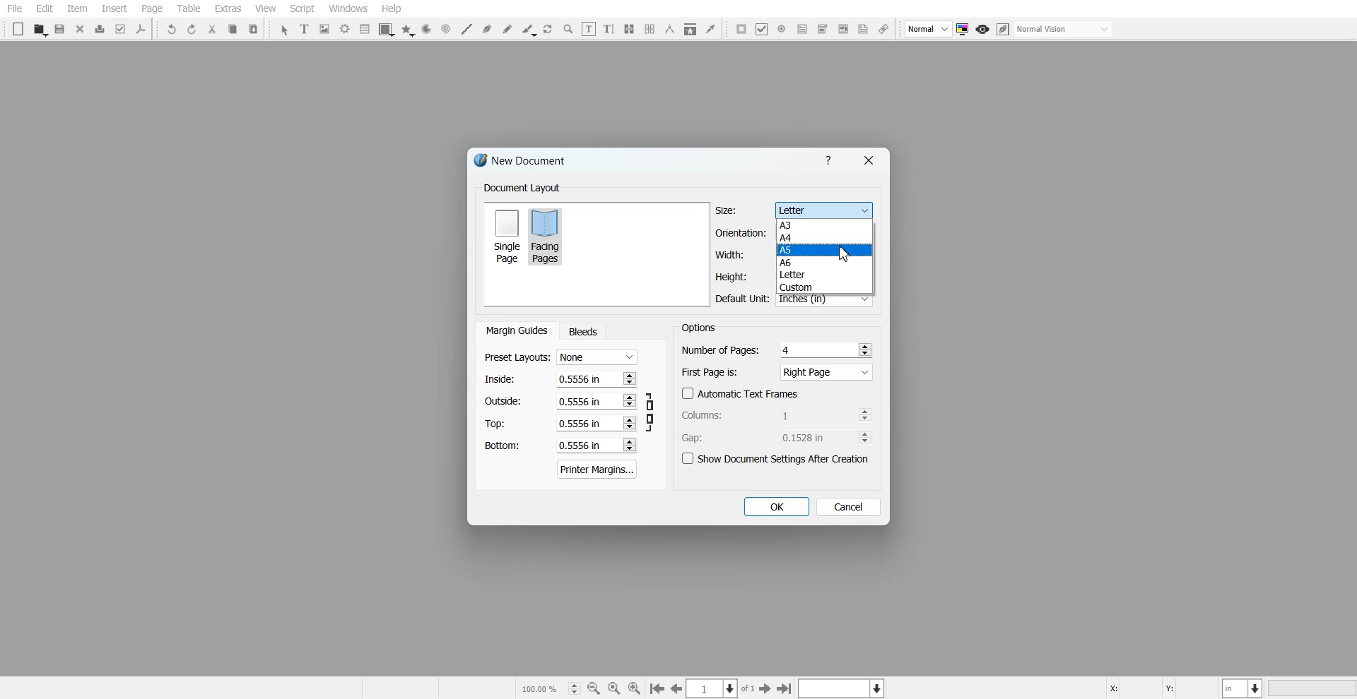  Describe the element at coordinates (548, 236) in the screenshot. I see `Facing Pages` at that location.